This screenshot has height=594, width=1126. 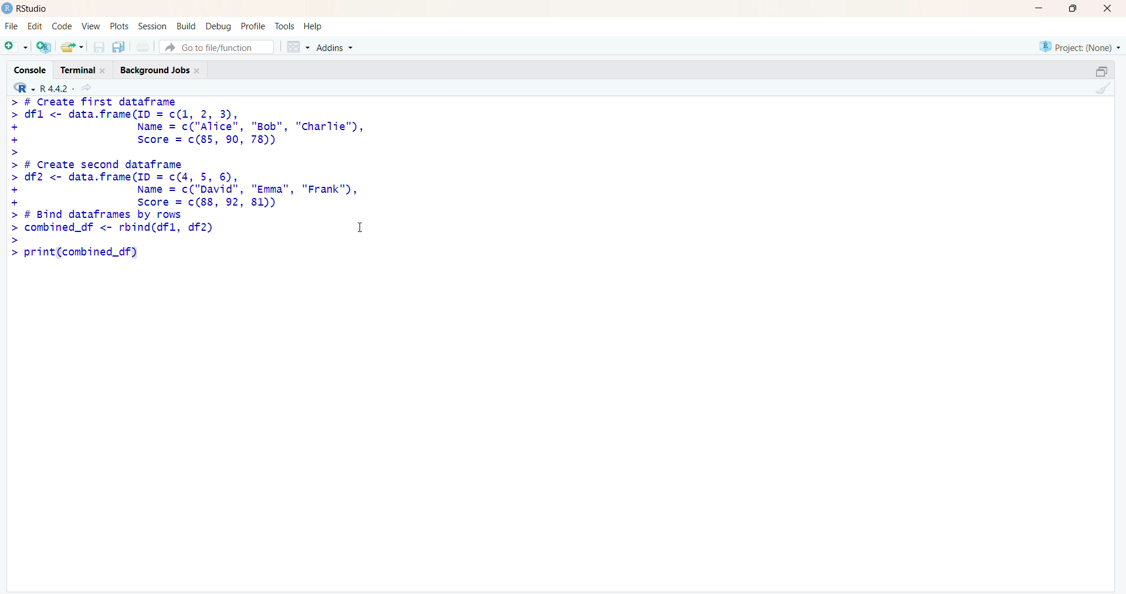 What do you see at coordinates (161, 69) in the screenshot?
I see `Background Jobs` at bounding box center [161, 69].